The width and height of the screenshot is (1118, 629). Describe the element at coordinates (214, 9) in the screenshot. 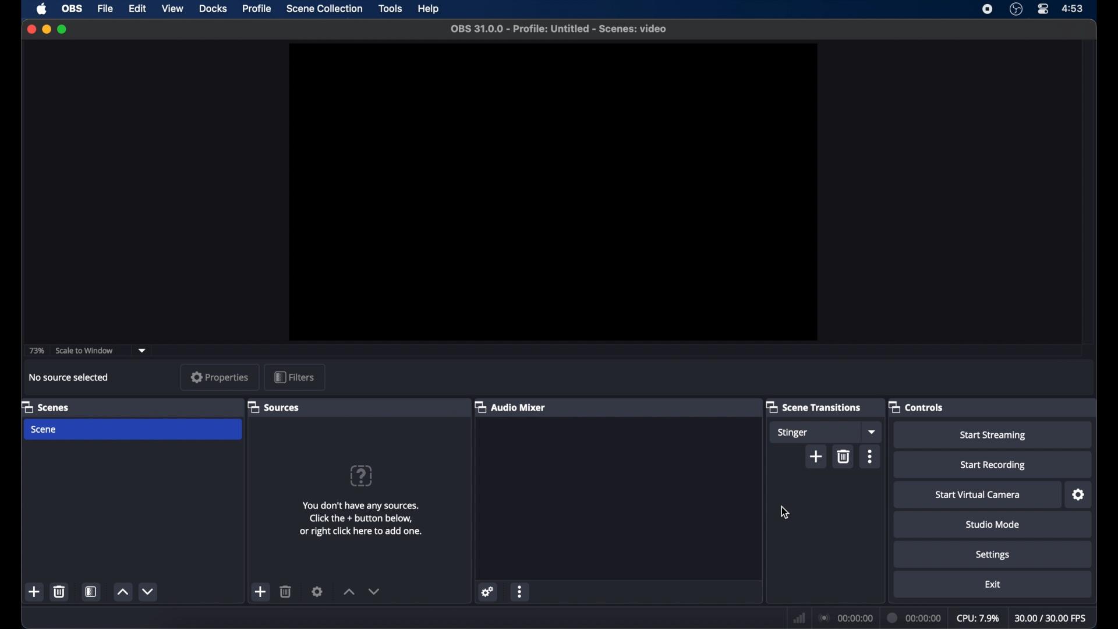

I see `docks` at that location.